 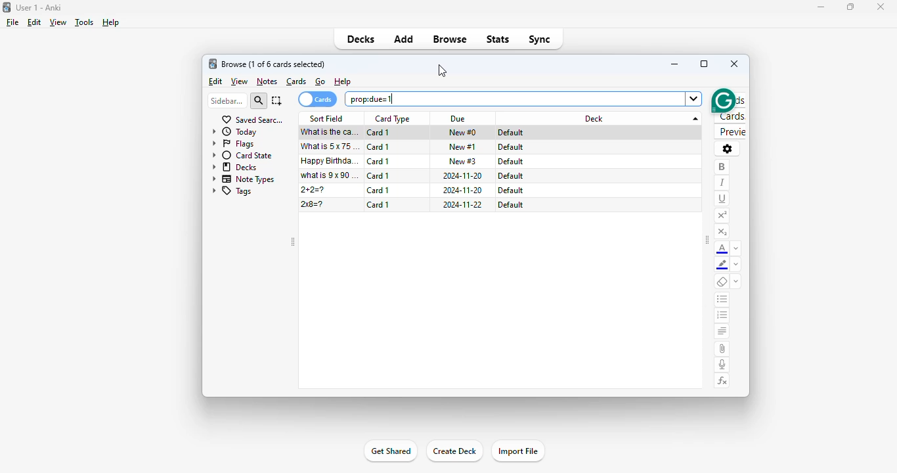 What do you see at coordinates (13, 22) in the screenshot?
I see `file` at bounding box center [13, 22].